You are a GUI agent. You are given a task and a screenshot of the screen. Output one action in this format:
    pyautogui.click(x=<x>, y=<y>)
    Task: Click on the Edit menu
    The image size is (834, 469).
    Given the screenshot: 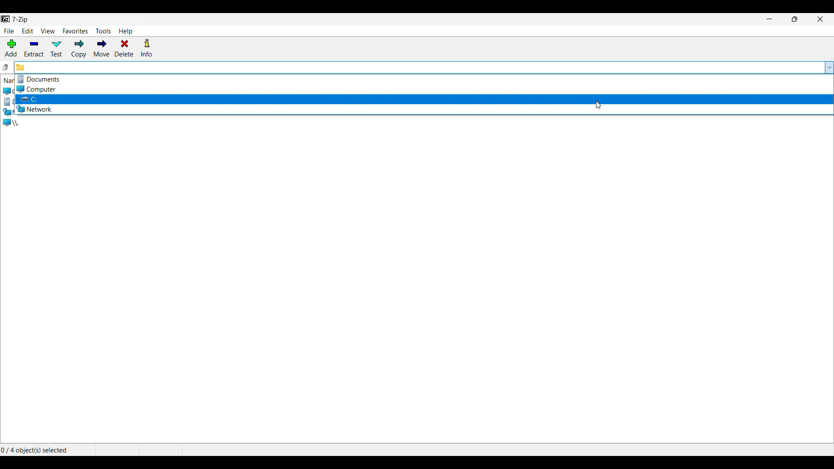 What is the action you would take?
    pyautogui.click(x=27, y=31)
    